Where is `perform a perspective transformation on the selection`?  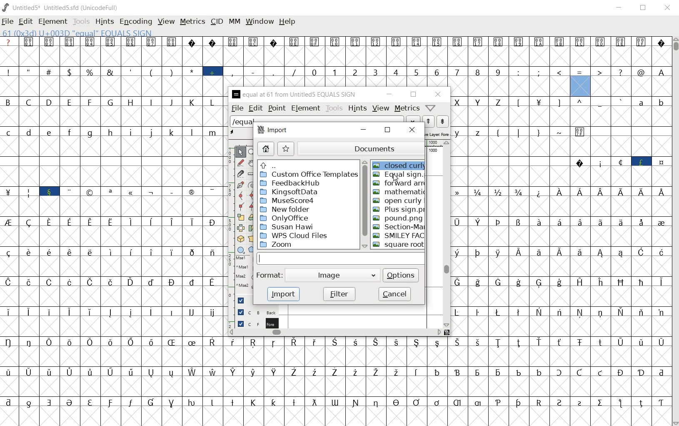 perform a perspective transformation on the selection is located at coordinates (251, 238).